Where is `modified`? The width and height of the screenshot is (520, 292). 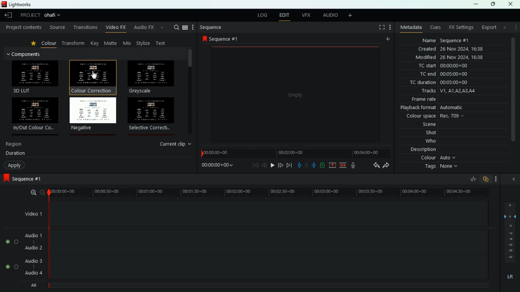
modified is located at coordinates (451, 58).